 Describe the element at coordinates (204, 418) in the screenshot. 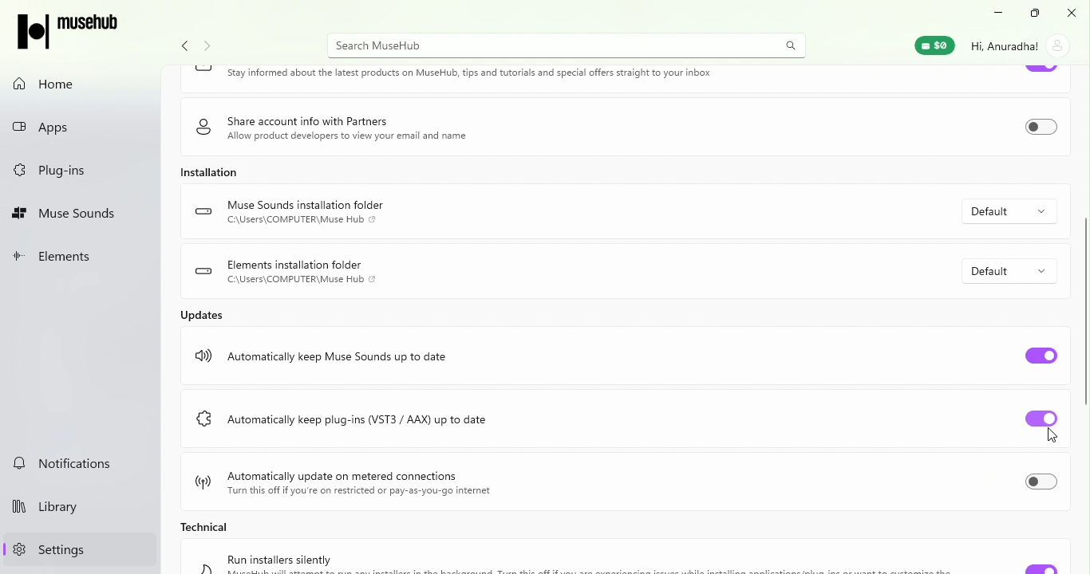

I see `logo` at that location.